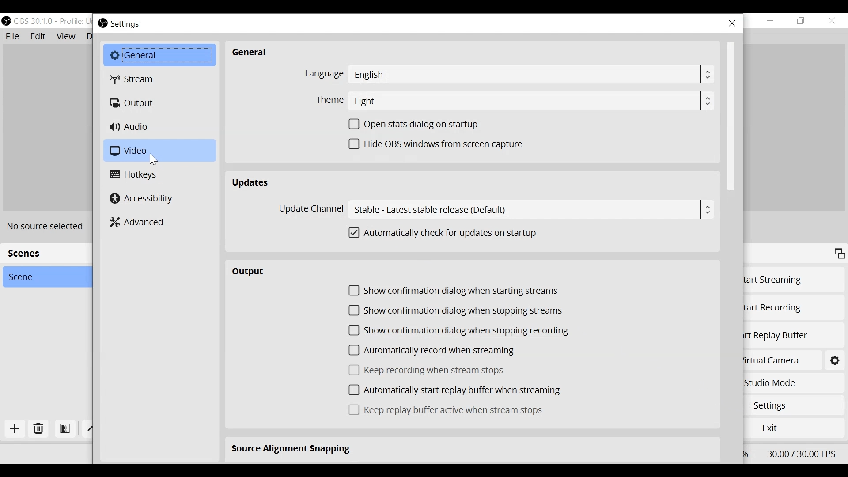 The width and height of the screenshot is (848, 477). I want to click on Restore, so click(801, 21).